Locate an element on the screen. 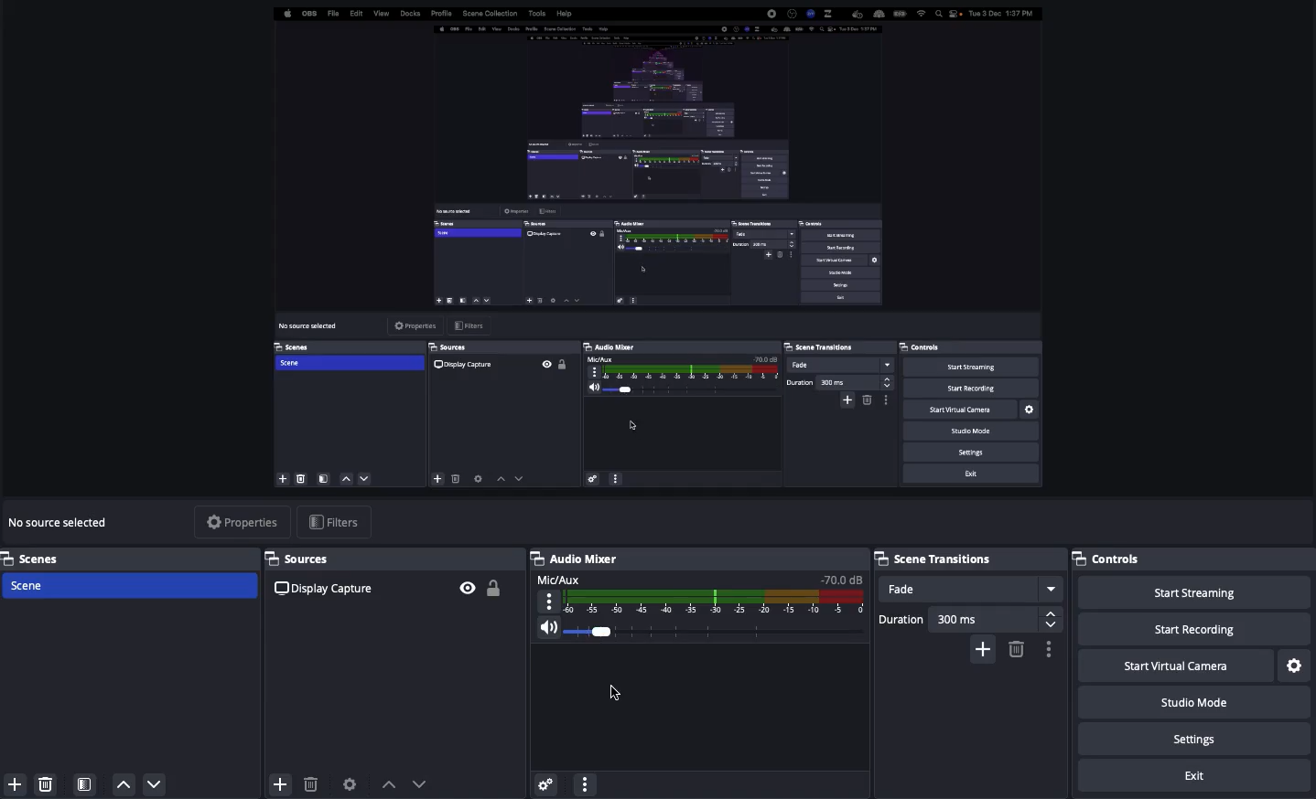 This screenshot has height=799, width=1316. Made change is located at coordinates (619, 694).